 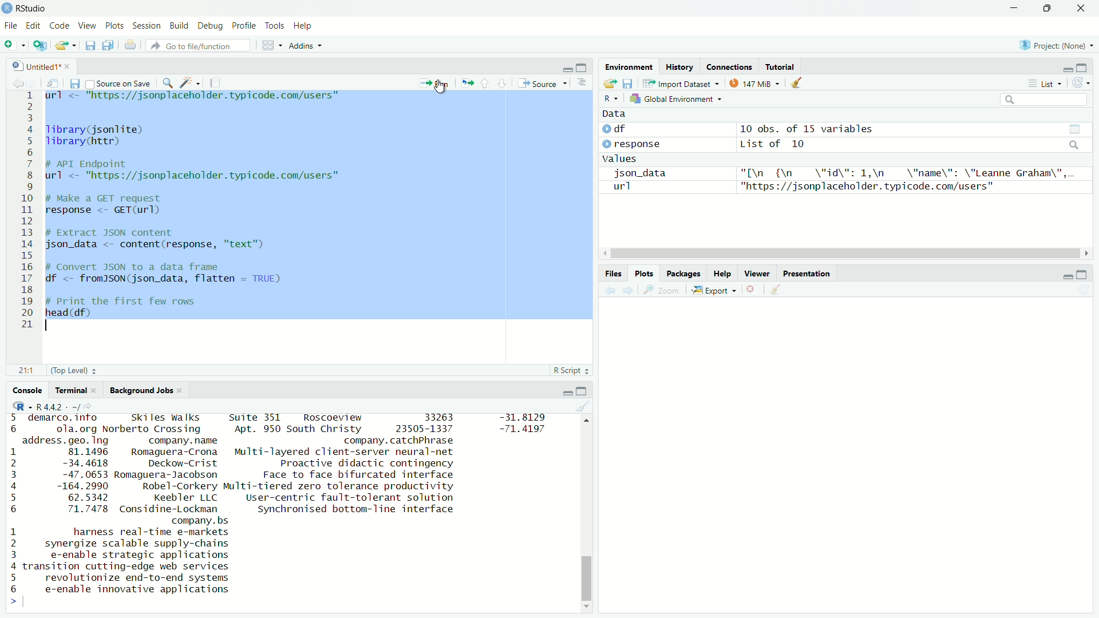 I want to click on Rows, so click(x=26, y=210).